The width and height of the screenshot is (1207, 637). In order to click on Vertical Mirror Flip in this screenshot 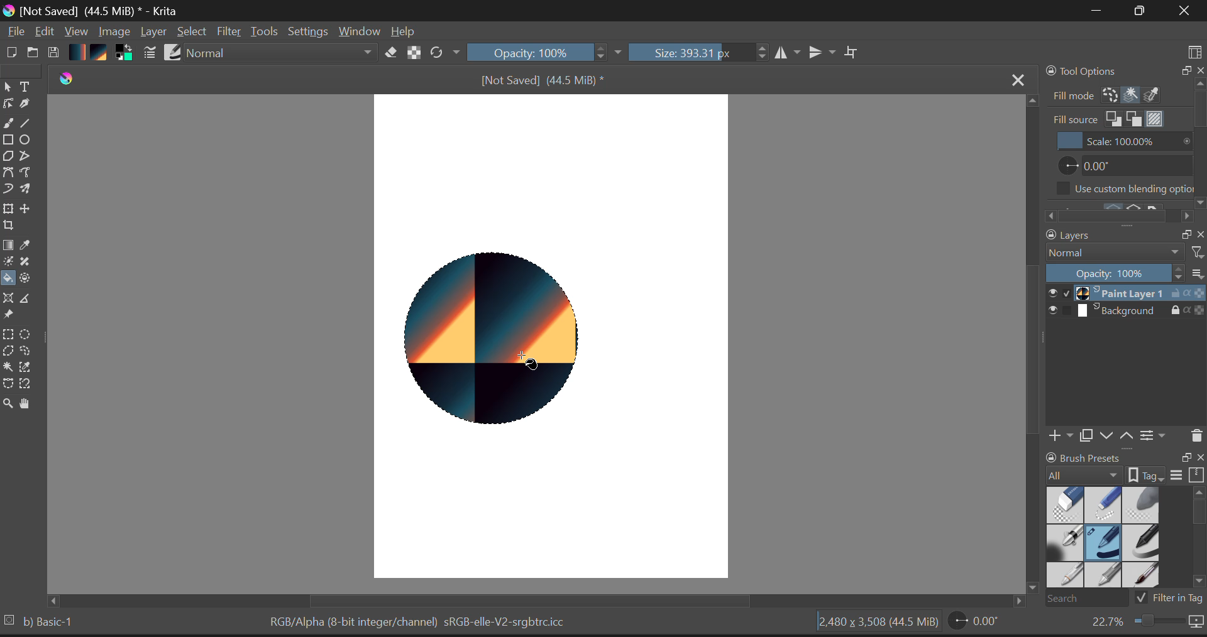, I will do `click(789, 53)`.